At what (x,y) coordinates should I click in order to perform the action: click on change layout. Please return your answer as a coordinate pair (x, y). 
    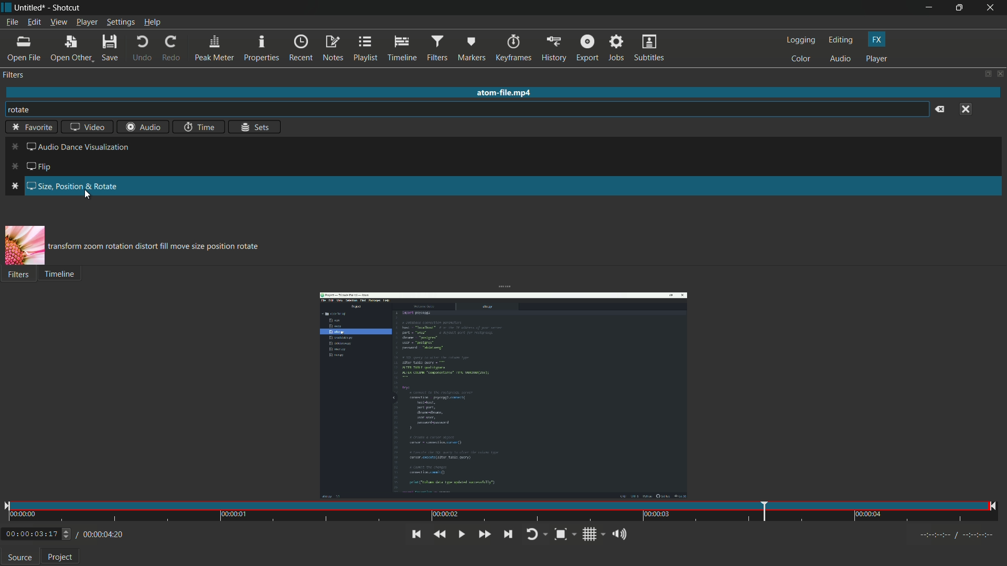
    Looking at the image, I should click on (984, 73).